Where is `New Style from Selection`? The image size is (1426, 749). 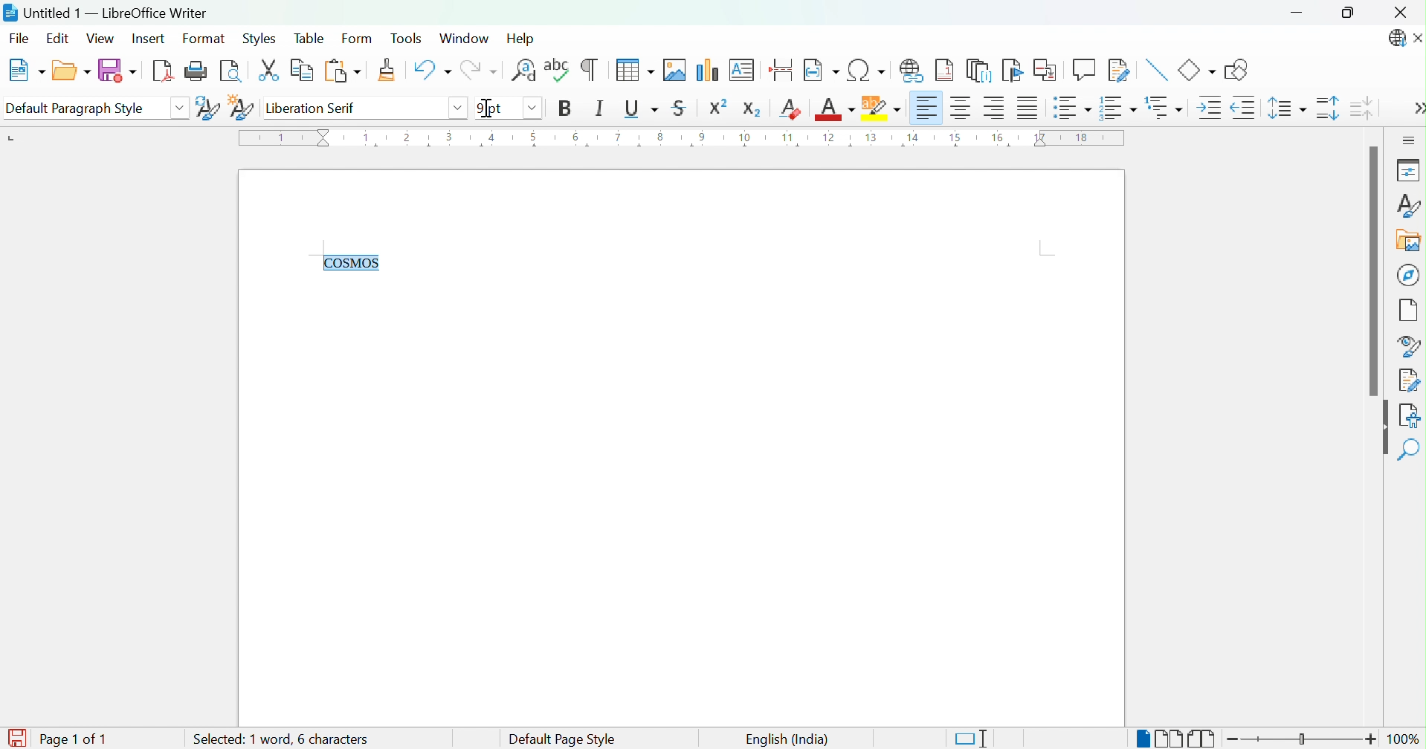
New Style from Selection is located at coordinates (241, 106).